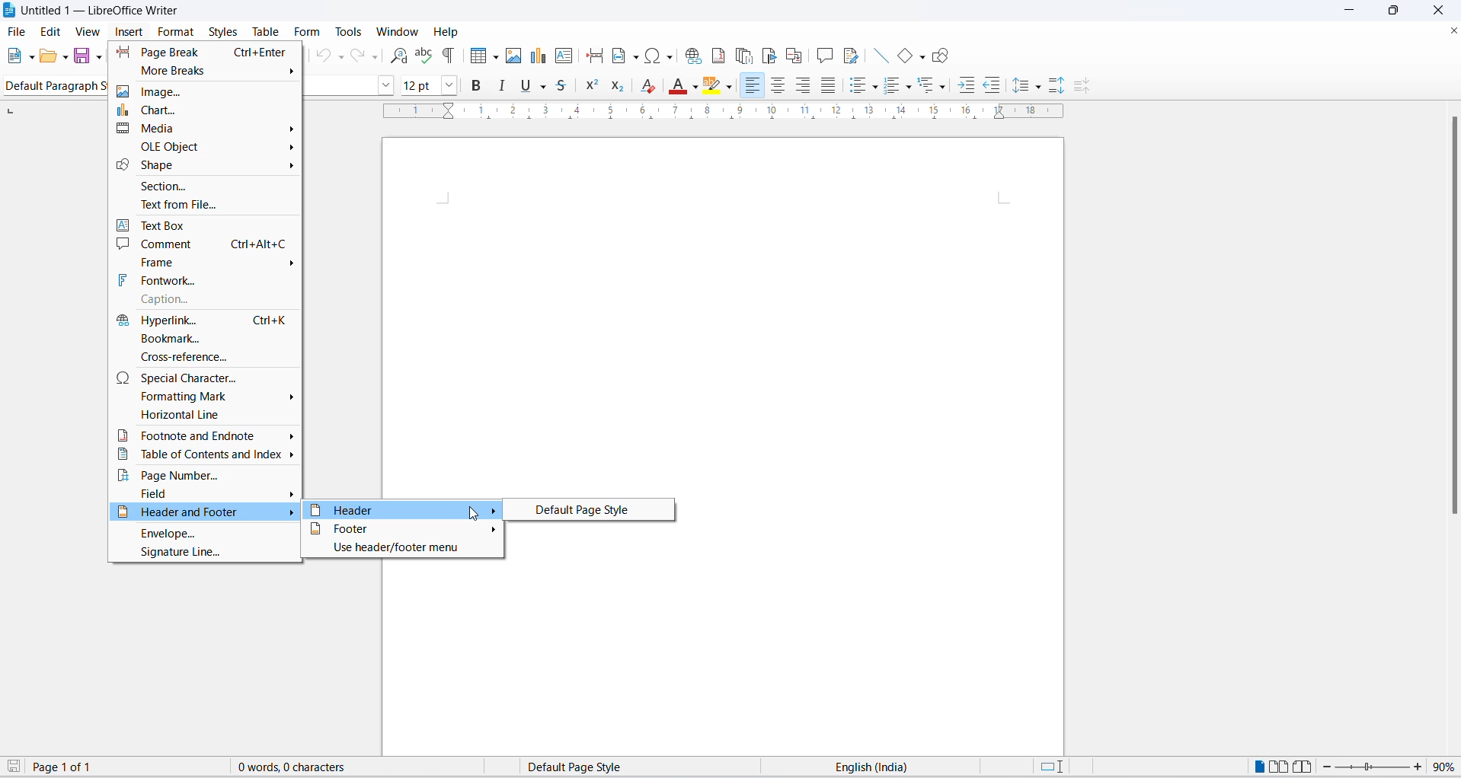 This screenshot has height=778, width=1461. Describe the element at coordinates (208, 261) in the screenshot. I see `frame` at that location.